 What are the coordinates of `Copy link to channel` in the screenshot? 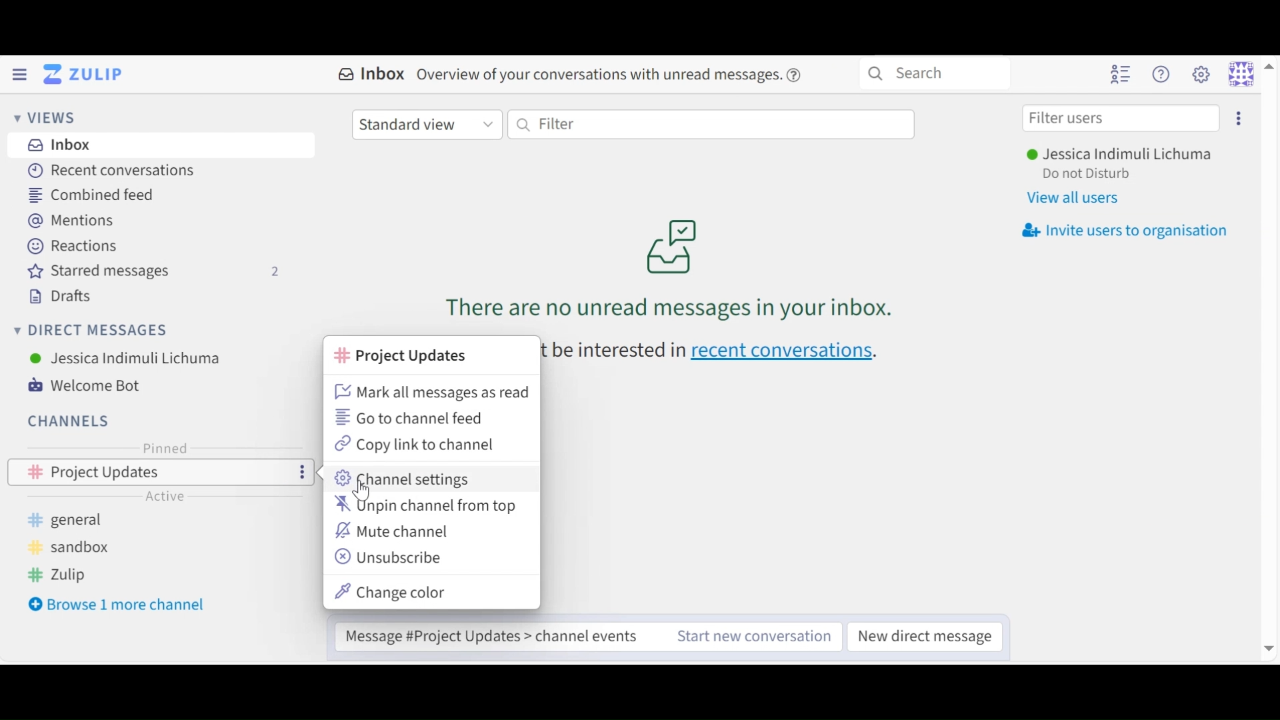 It's located at (415, 445).